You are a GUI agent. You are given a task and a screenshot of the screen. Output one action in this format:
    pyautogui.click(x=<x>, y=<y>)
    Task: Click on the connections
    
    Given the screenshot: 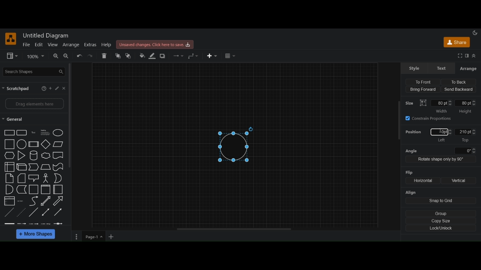 What is the action you would take?
    pyautogui.click(x=178, y=56)
    